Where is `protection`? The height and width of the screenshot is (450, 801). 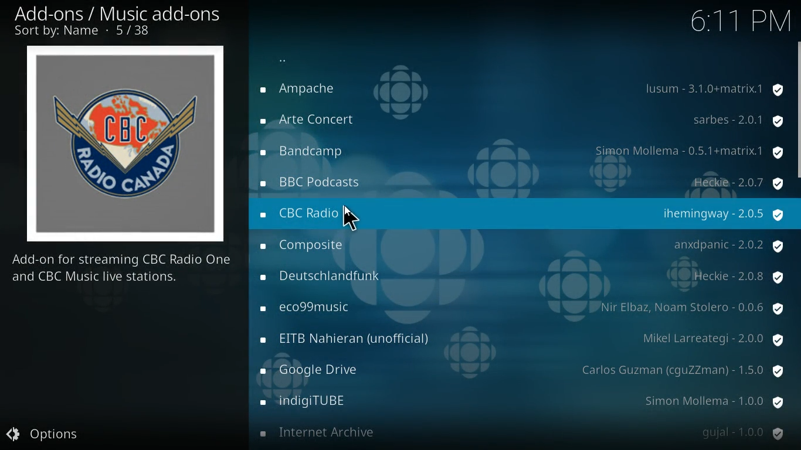
protection is located at coordinates (684, 309).